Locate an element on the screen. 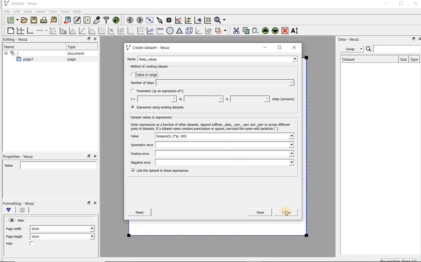  Untitled - Veusz is located at coordinates (20, 3).